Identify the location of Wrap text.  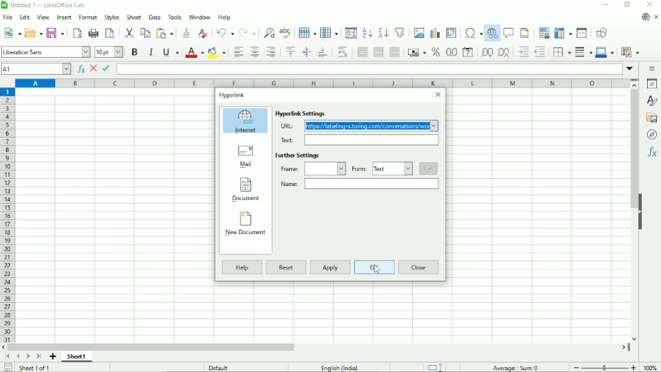
(343, 51).